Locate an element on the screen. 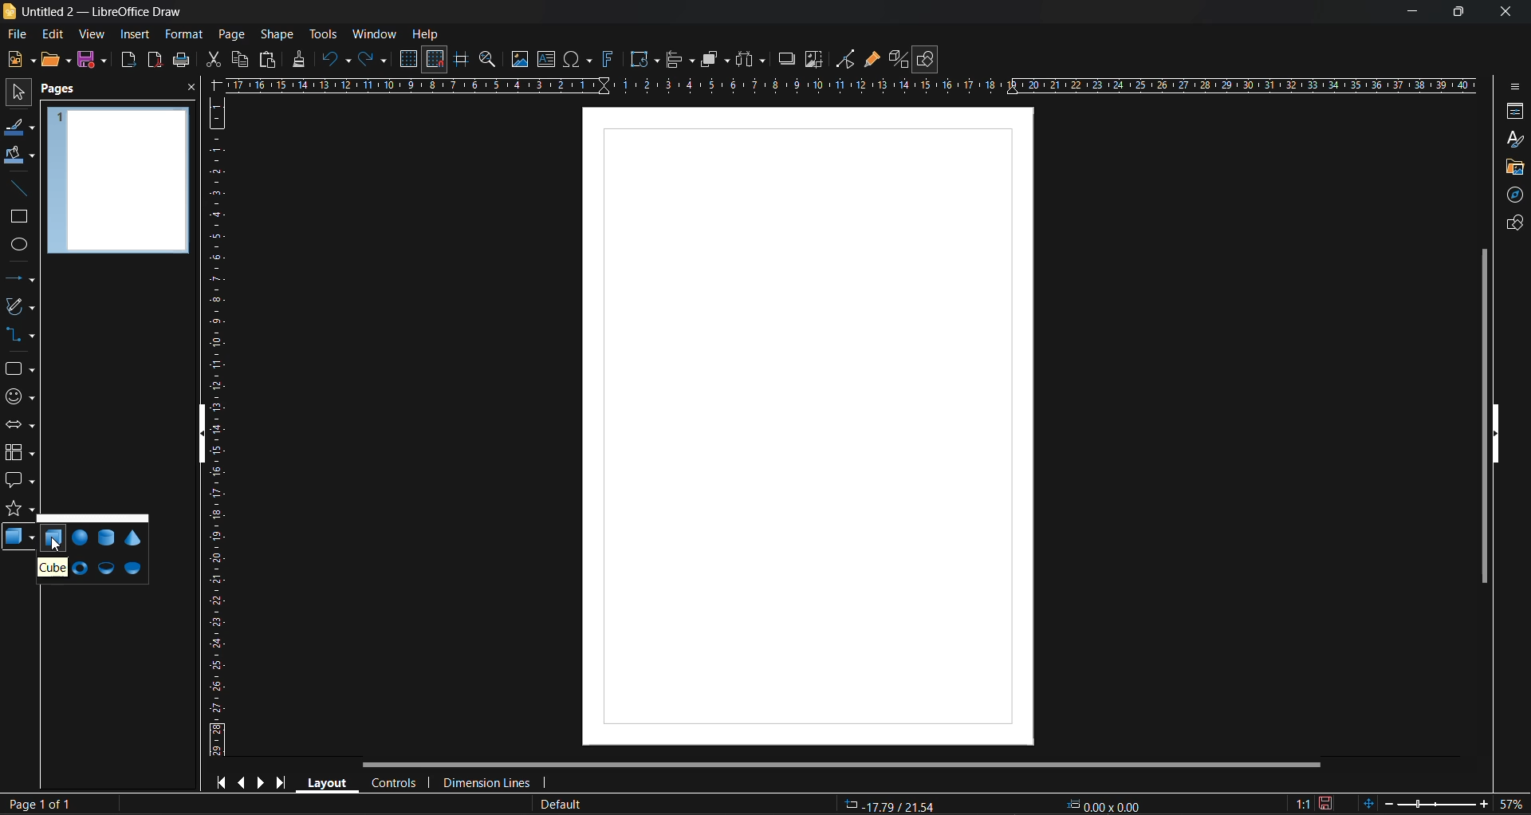 The height and width of the screenshot is (815, 1531). export as pdf is located at coordinates (152, 59).